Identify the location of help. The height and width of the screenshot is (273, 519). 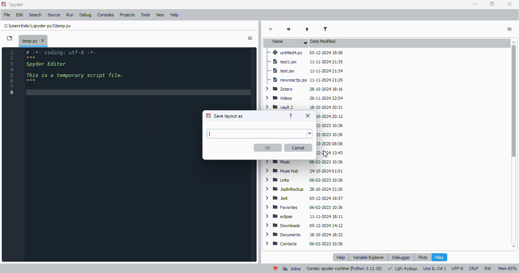
(291, 115).